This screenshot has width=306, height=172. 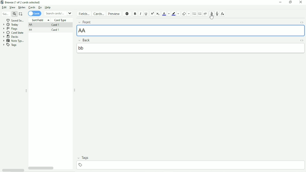 What do you see at coordinates (184, 14) in the screenshot?
I see `Remove formatting` at bounding box center [184, 14].